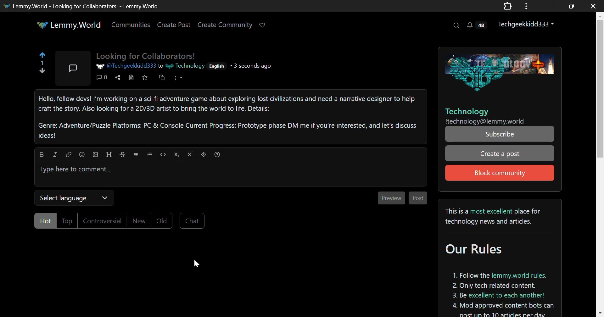  What do you see at coordinates (109, 153) in the screenshot?
I see `header` at bounding box center [109, 153].